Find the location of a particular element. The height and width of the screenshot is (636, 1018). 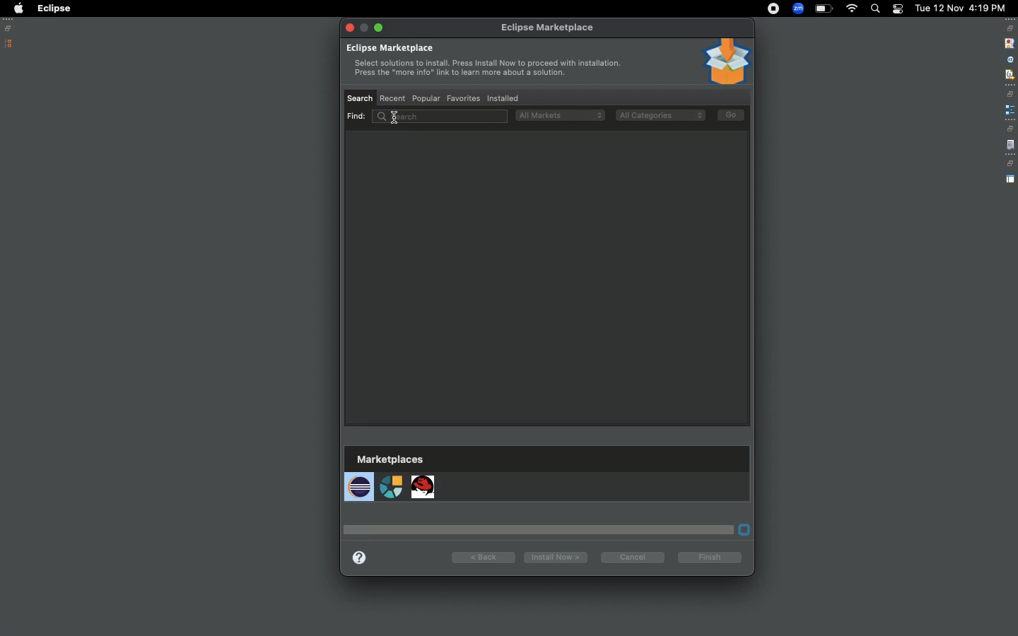

Finish  is located at coordinates (712, 557).